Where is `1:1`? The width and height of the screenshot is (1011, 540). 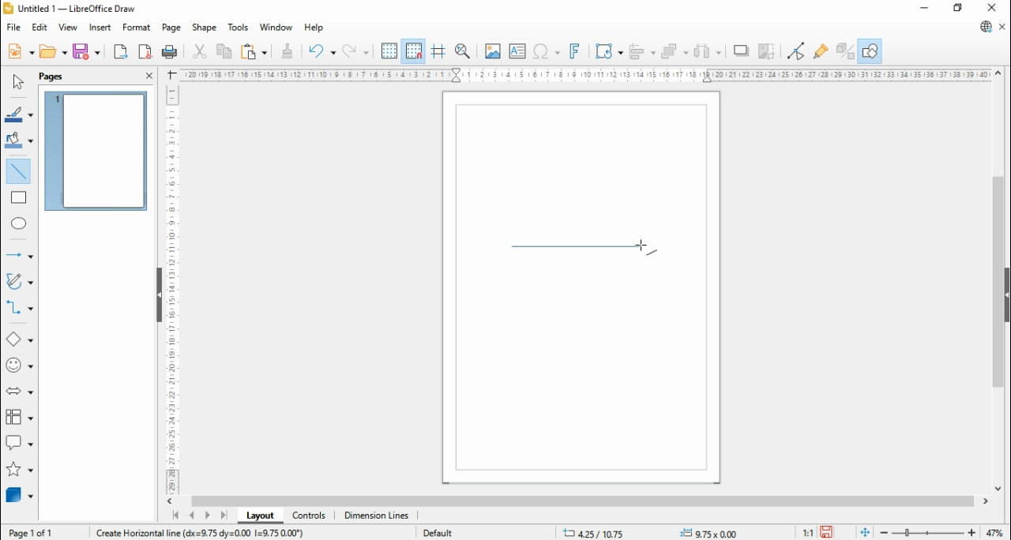 1:1 is located at coordinates (806, 533).